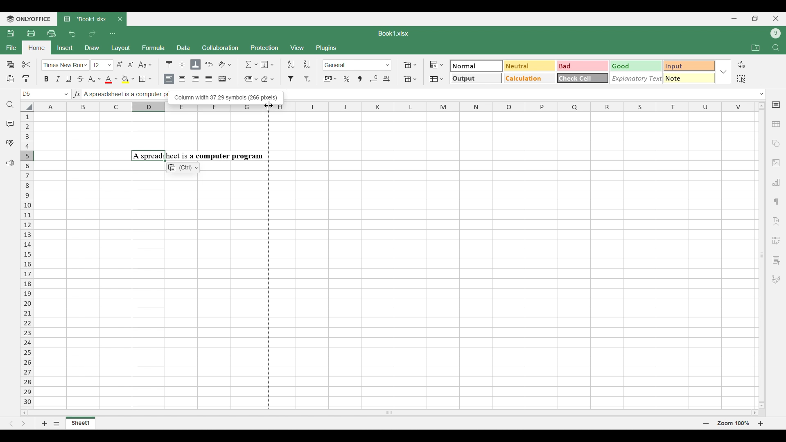 This screenshot has height=442, width=786. What do you see at coordinates (776, 18) in the screenshot?
I see `Close interface` at bounding box center [776, 18].